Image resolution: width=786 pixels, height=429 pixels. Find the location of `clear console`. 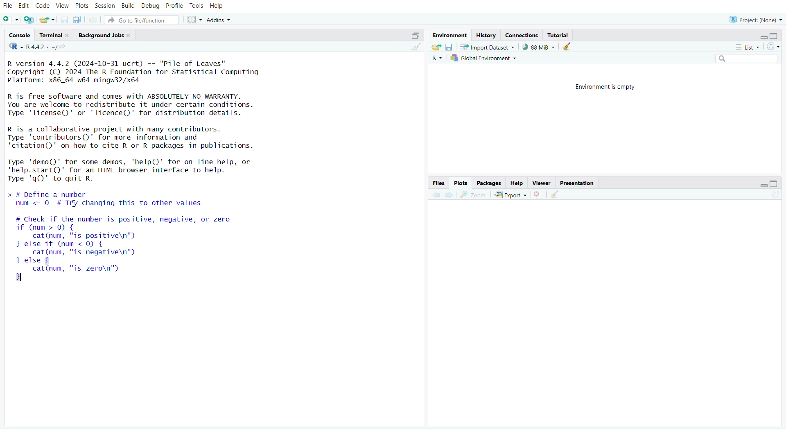

clear console is located at coordinates (416, 48).